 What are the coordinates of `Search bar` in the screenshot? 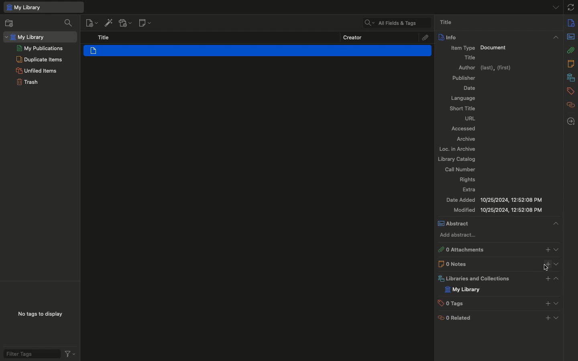 It's located at (394, 22).